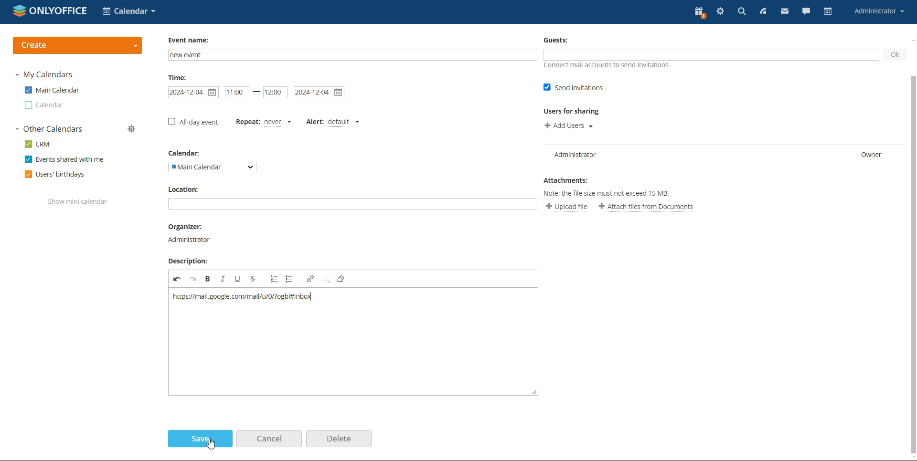  What do you see at coordinates (572, 110) in the screenshot?
I see `Users for sharing` at bounding box center [572, 110].